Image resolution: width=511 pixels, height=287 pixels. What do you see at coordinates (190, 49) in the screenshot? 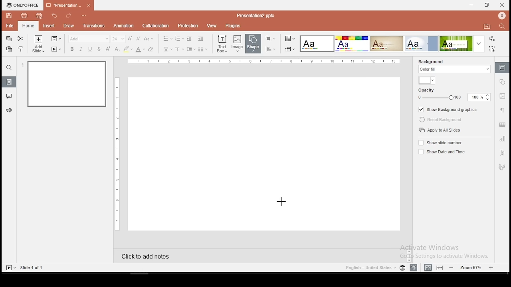
I see `spacing` at bounding box center [190, 49].